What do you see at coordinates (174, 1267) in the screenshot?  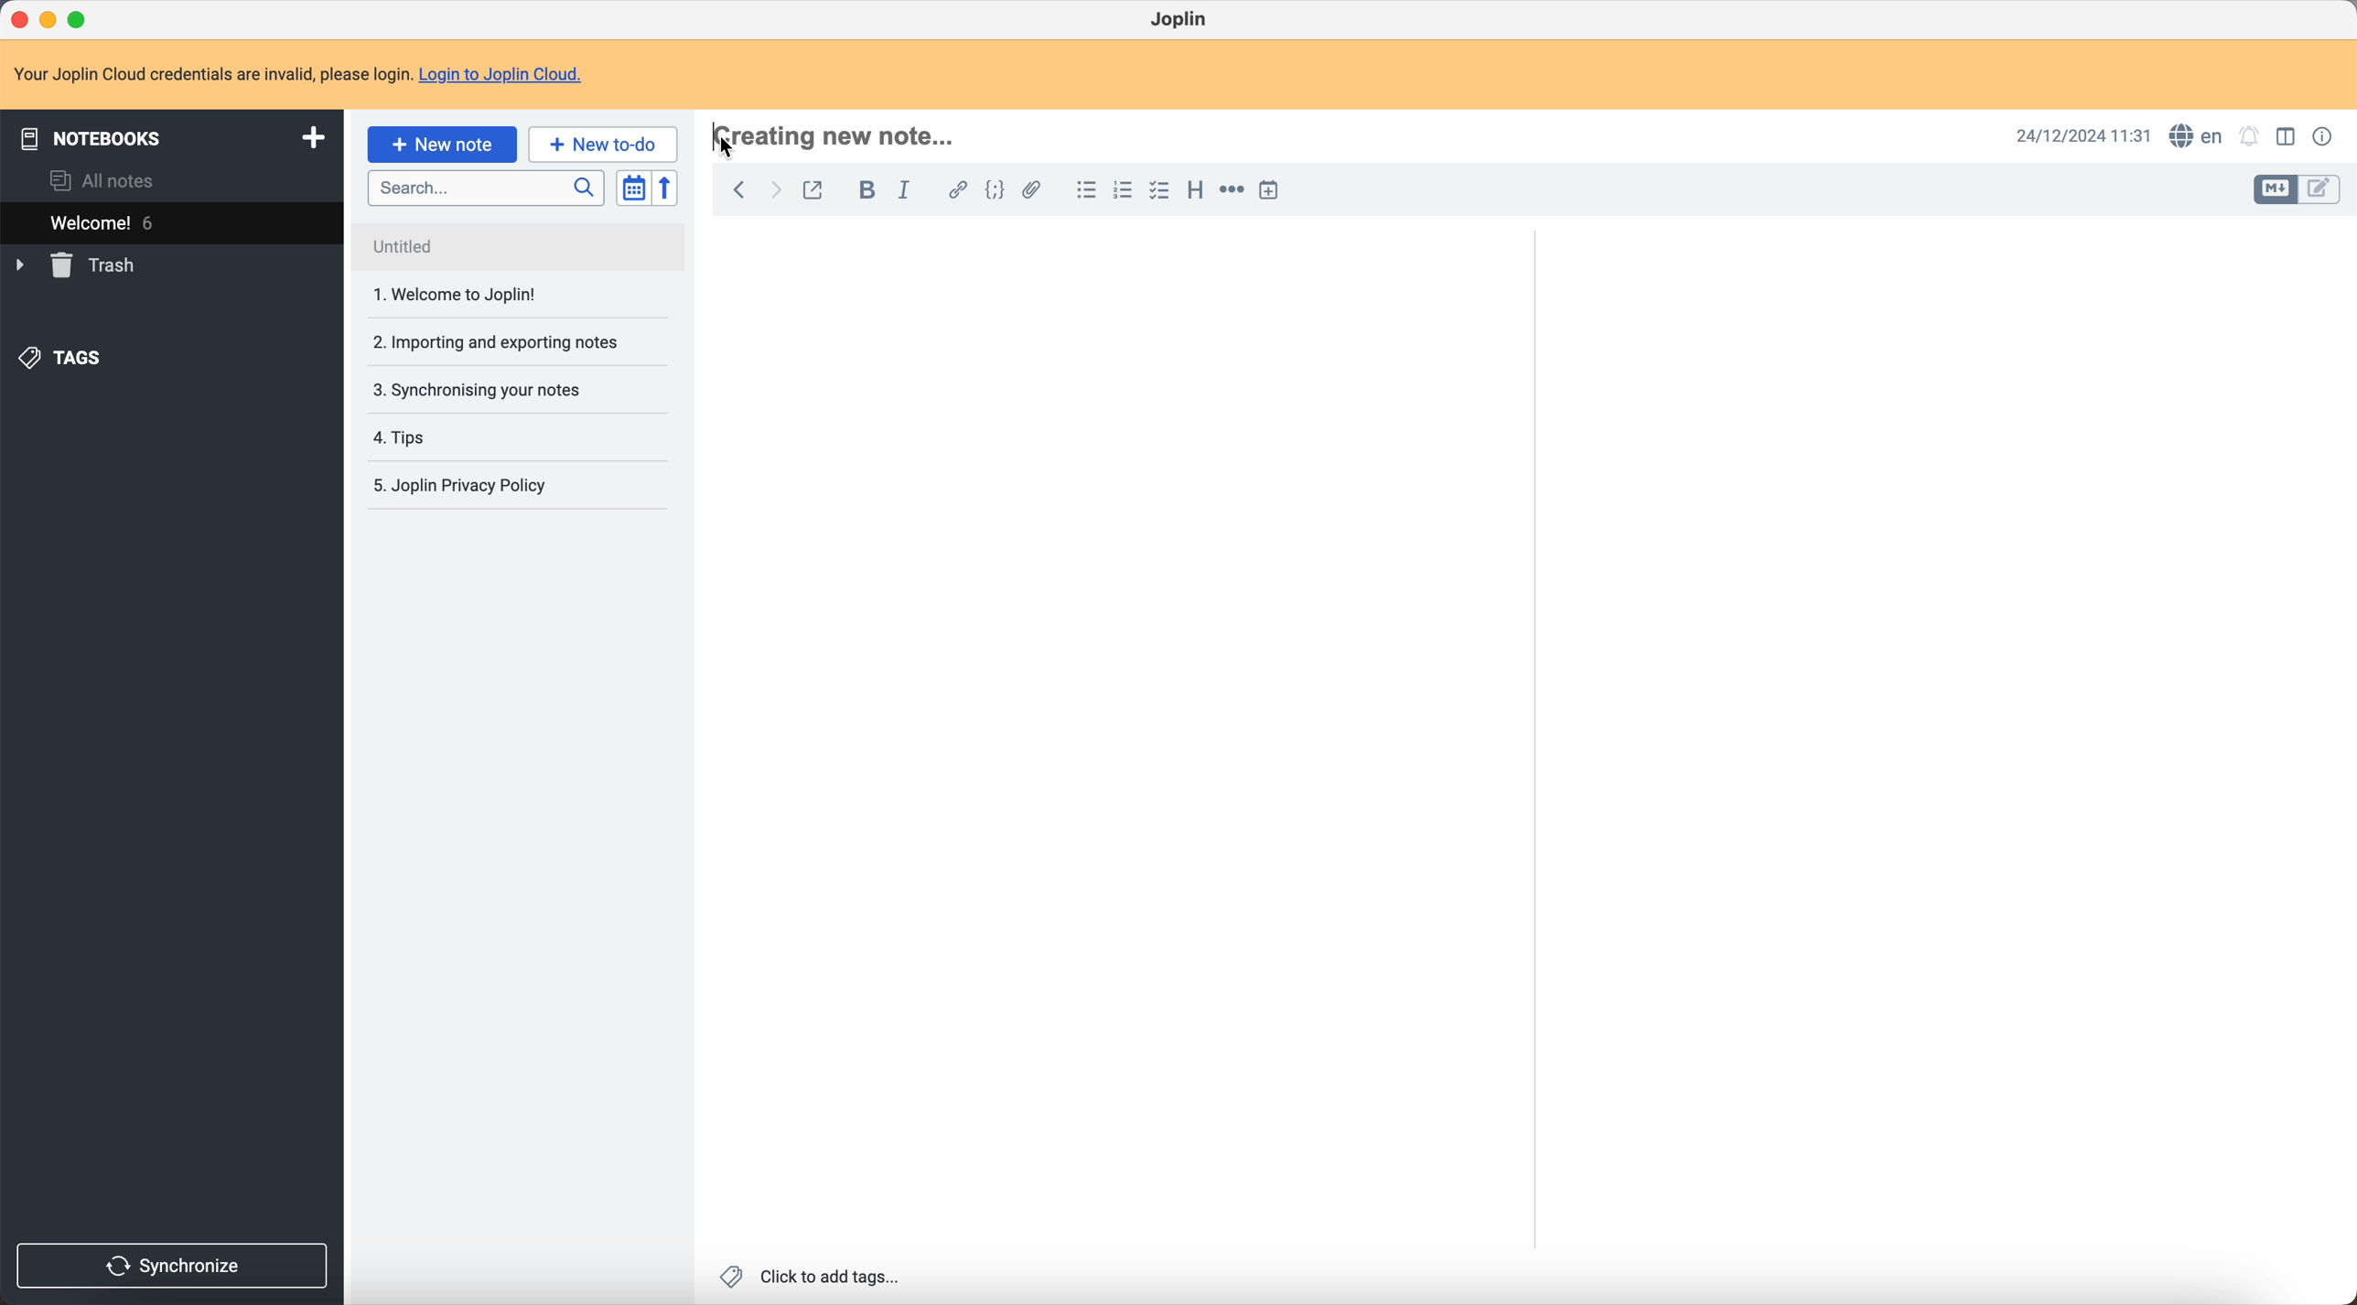 I see `synchronize` at bounding box center [174, 1267].